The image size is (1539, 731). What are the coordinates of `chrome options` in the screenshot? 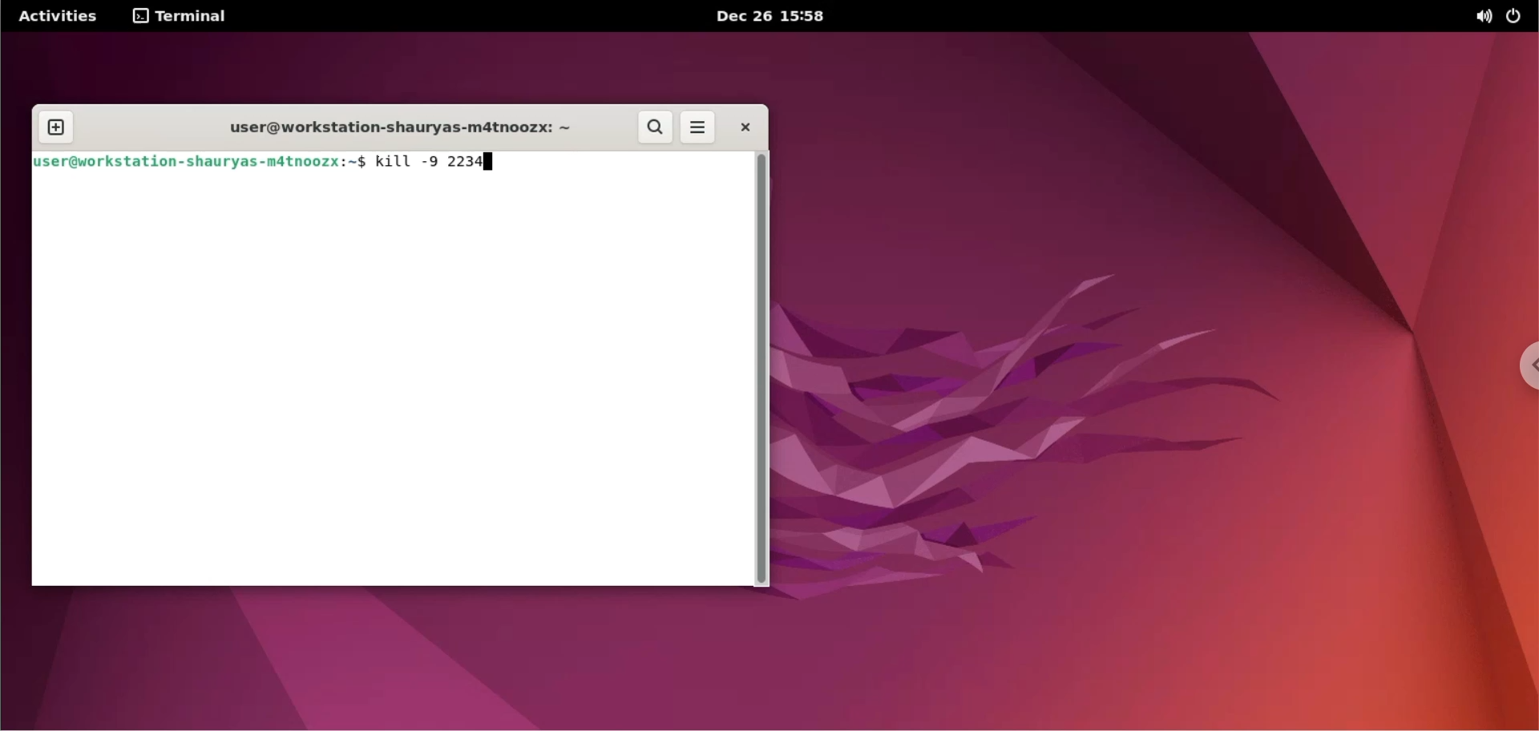 It's located at (1525, 369).